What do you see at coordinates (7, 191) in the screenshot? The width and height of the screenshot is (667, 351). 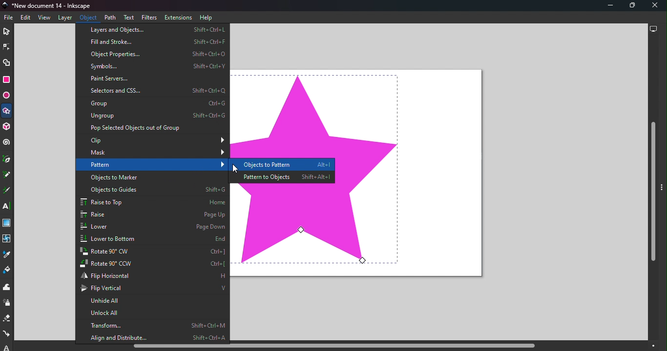 I see `Calligraphy tool` at bounding box center [7, 191].